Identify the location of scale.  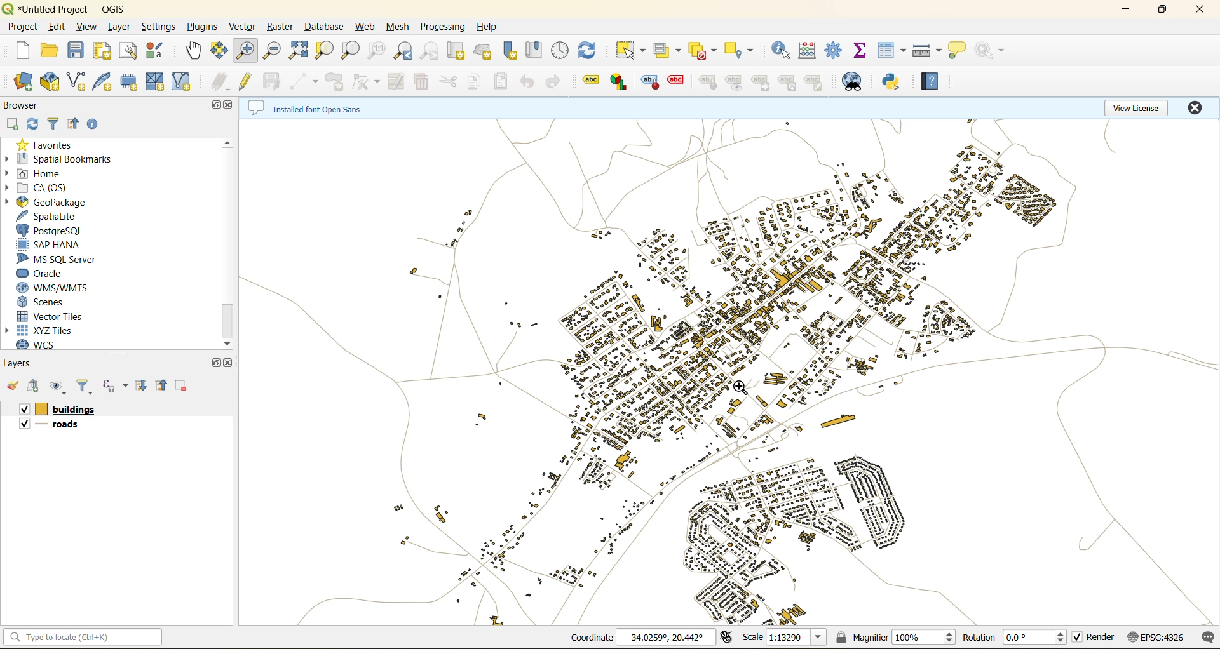
(782, 636).